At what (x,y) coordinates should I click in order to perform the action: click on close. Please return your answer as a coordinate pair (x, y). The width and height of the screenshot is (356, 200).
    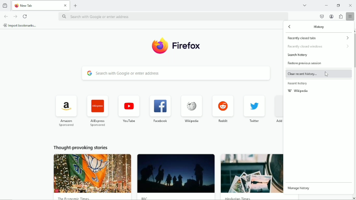
    Looking at the image, I should click on (65, 6).